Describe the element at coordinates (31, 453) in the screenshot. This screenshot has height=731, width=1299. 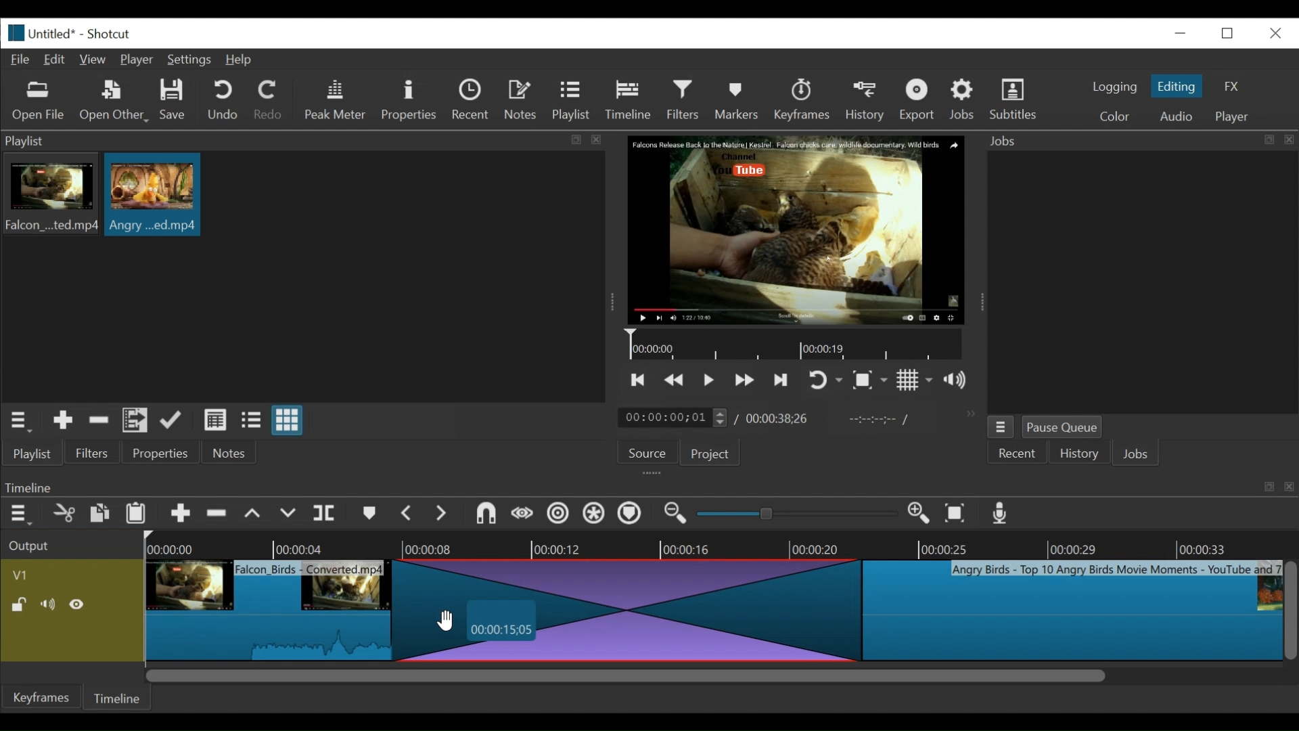
I see `playlist` at that location.